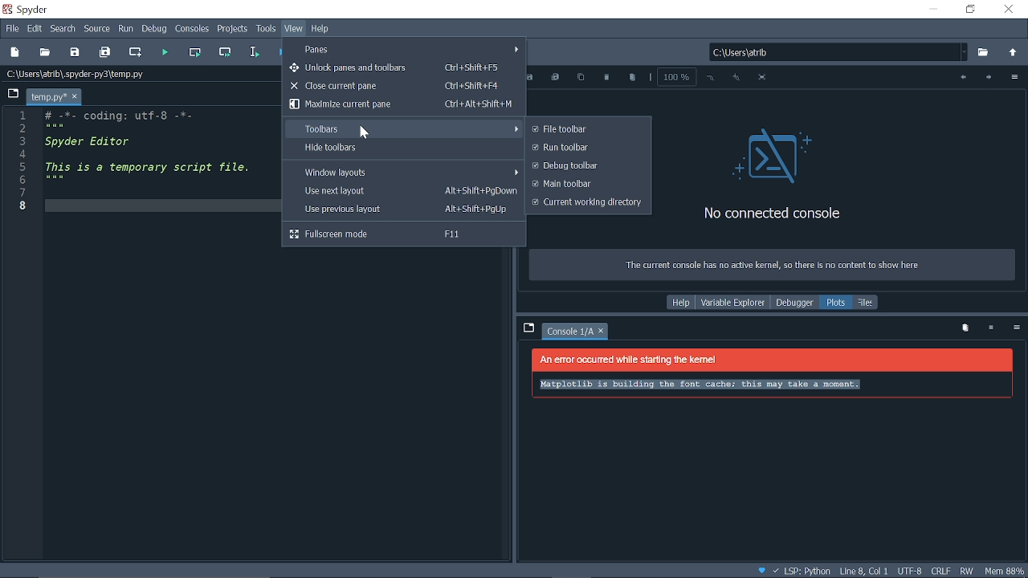 This screenshot has height=578, width=1028. I want to click on Completions, linting and code folding status, so click(794, 572).